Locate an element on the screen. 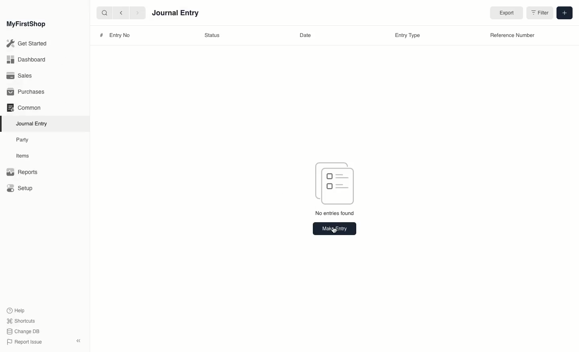 This screenshot has height=352, width=579. search is located at coordinates (103, 13).